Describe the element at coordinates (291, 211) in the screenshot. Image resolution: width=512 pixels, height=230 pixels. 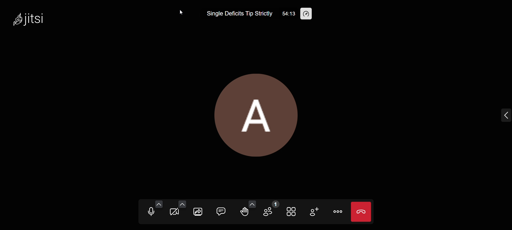
I see `tile view` at that location.